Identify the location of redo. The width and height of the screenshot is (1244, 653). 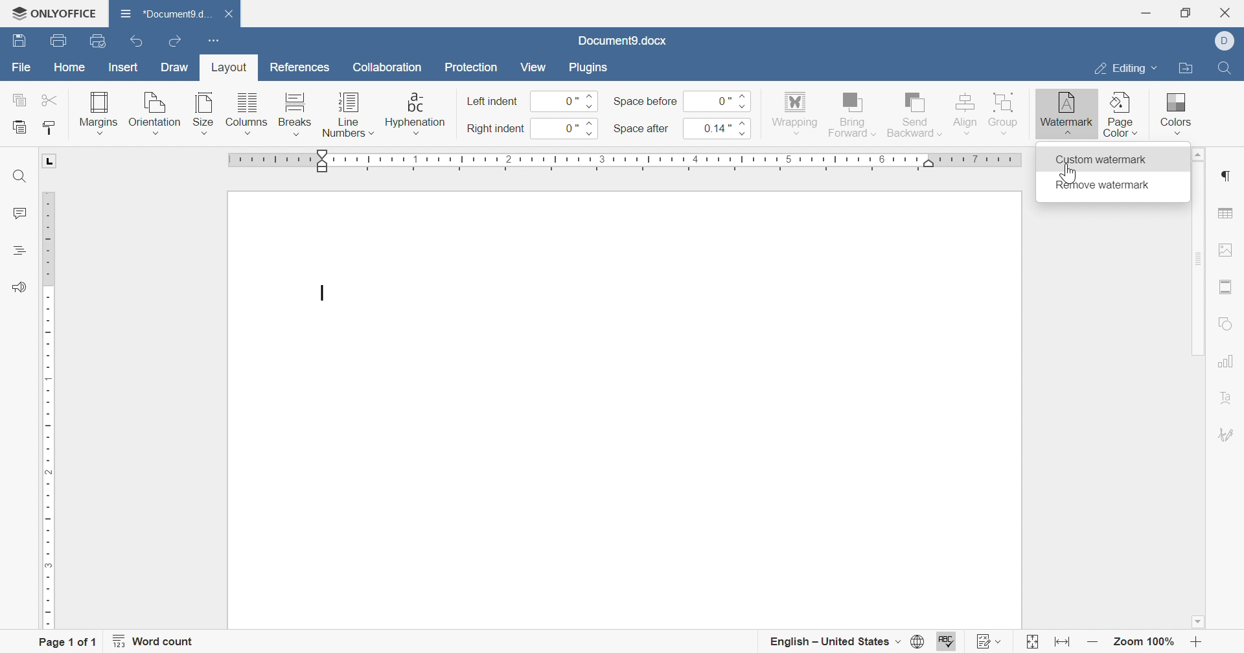
(177, 43).